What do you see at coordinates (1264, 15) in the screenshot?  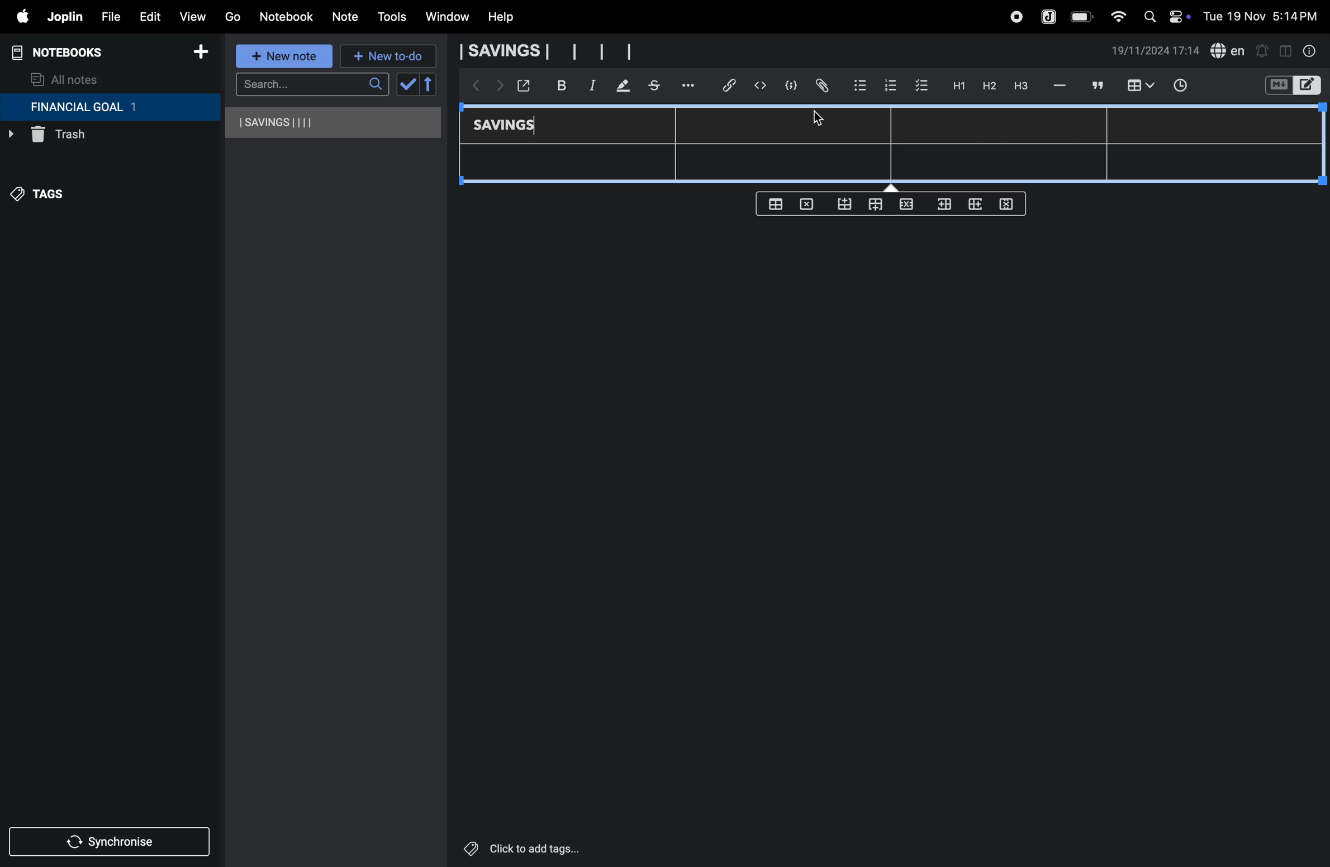 I see `date and time` at bounding box center [1264, 15].